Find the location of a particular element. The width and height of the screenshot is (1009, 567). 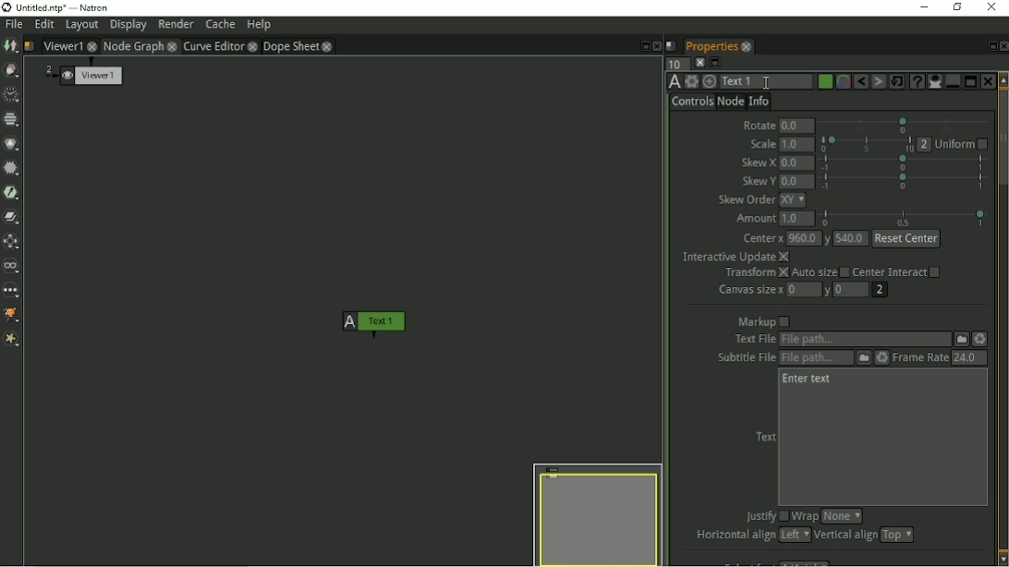

close is located at coordinates (92, 45).